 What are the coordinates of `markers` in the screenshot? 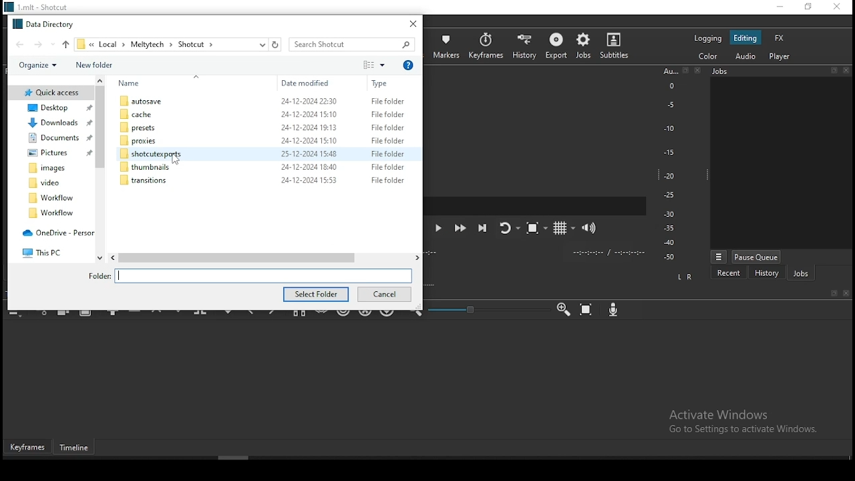 It's located at (448, 46).